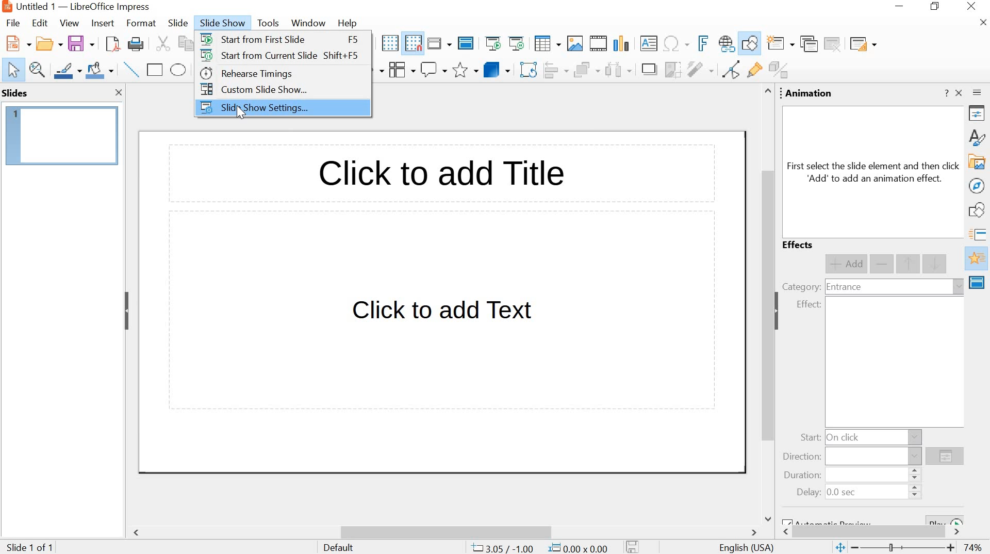 Image resolution: width=990 pixels, height=554 pixels. Describe the element at coordinates (110, 7) in the screenshot. I see `app name` at that location.